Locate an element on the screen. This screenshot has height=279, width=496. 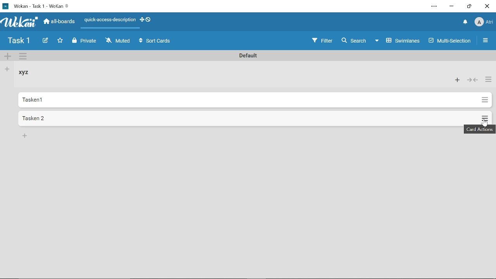
All Boards is located at coordinates (59, 22).